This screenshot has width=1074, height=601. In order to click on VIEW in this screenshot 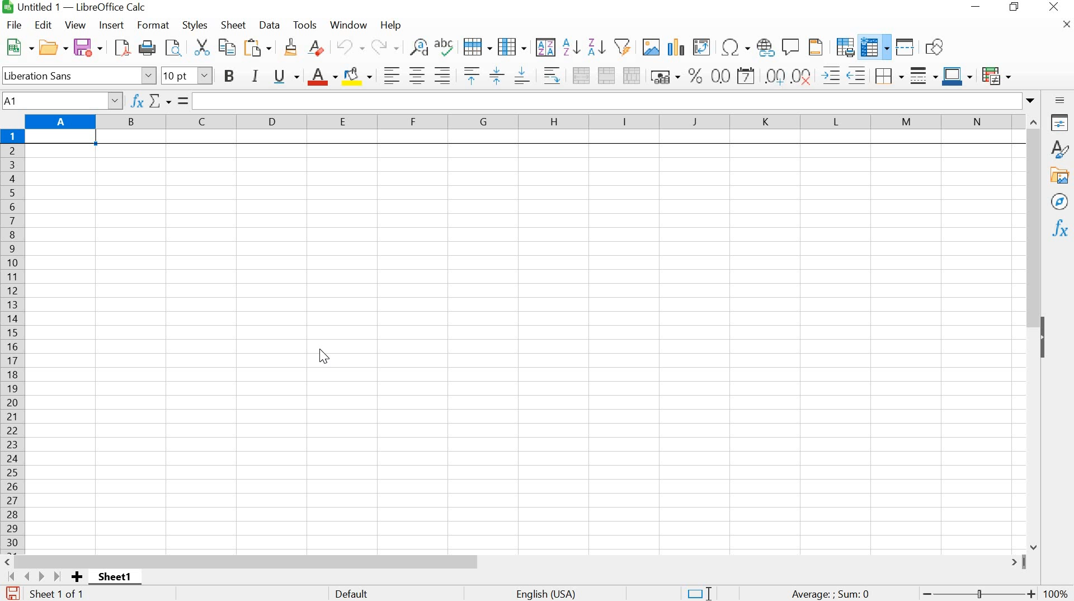, I will do `click(76, 24)`.